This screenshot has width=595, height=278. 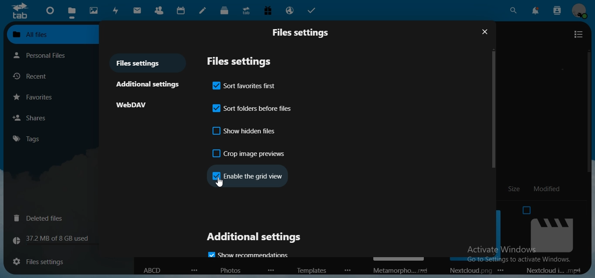 I want to click on sort favorites first, so click(x=245, y=84).